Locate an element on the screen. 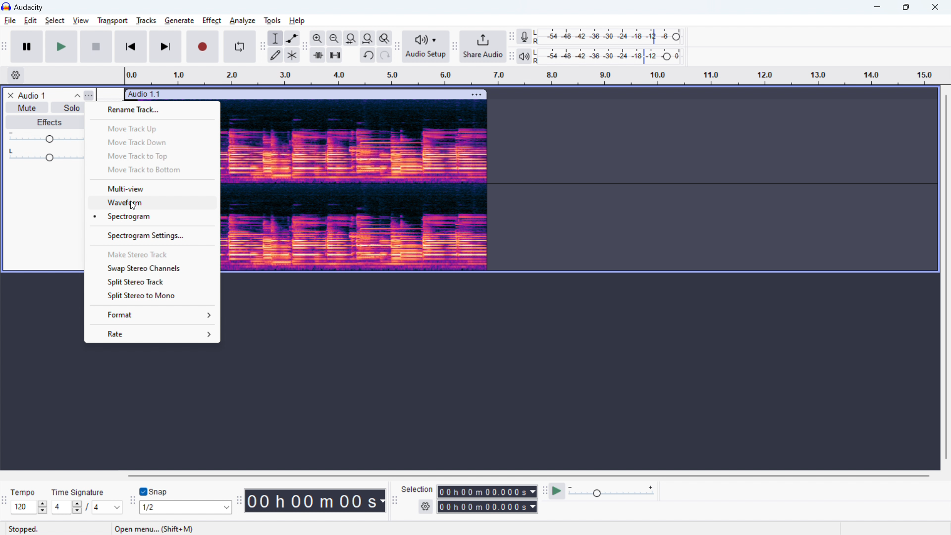 The image size is (951, 535). time signature is located at coordinates (78, 492).